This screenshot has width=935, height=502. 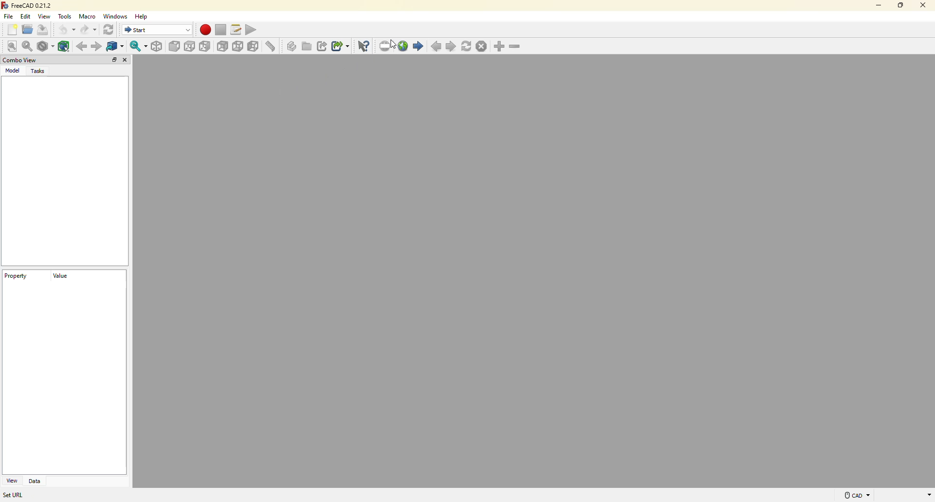 What do you see at coordinates (851, 496) in the screenshot?
I see `cad navigation` at bounding box center [851, 496].